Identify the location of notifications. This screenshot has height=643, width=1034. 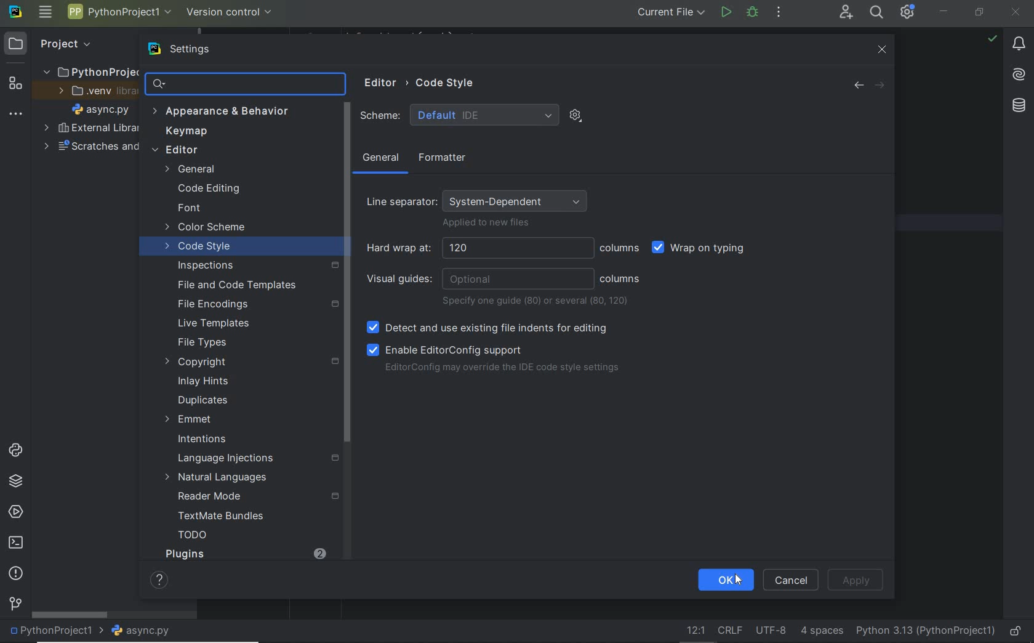
(1020, 46).